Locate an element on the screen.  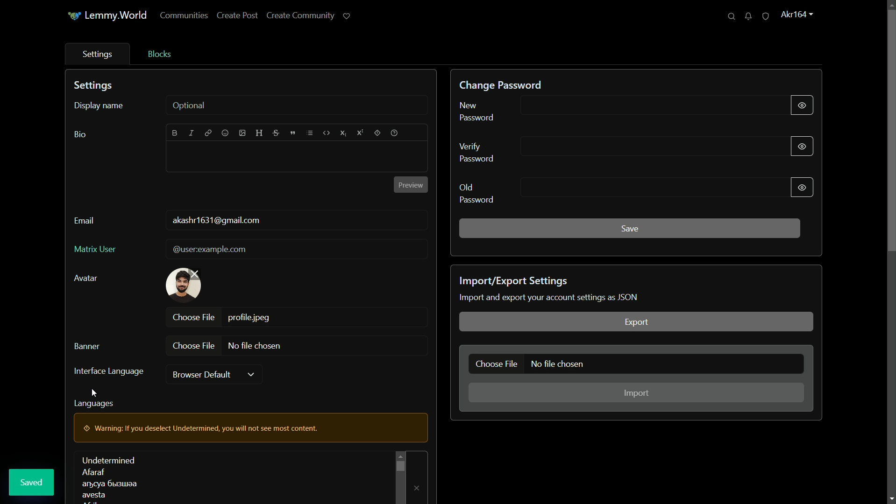
search is located at coordinates (731, 17).